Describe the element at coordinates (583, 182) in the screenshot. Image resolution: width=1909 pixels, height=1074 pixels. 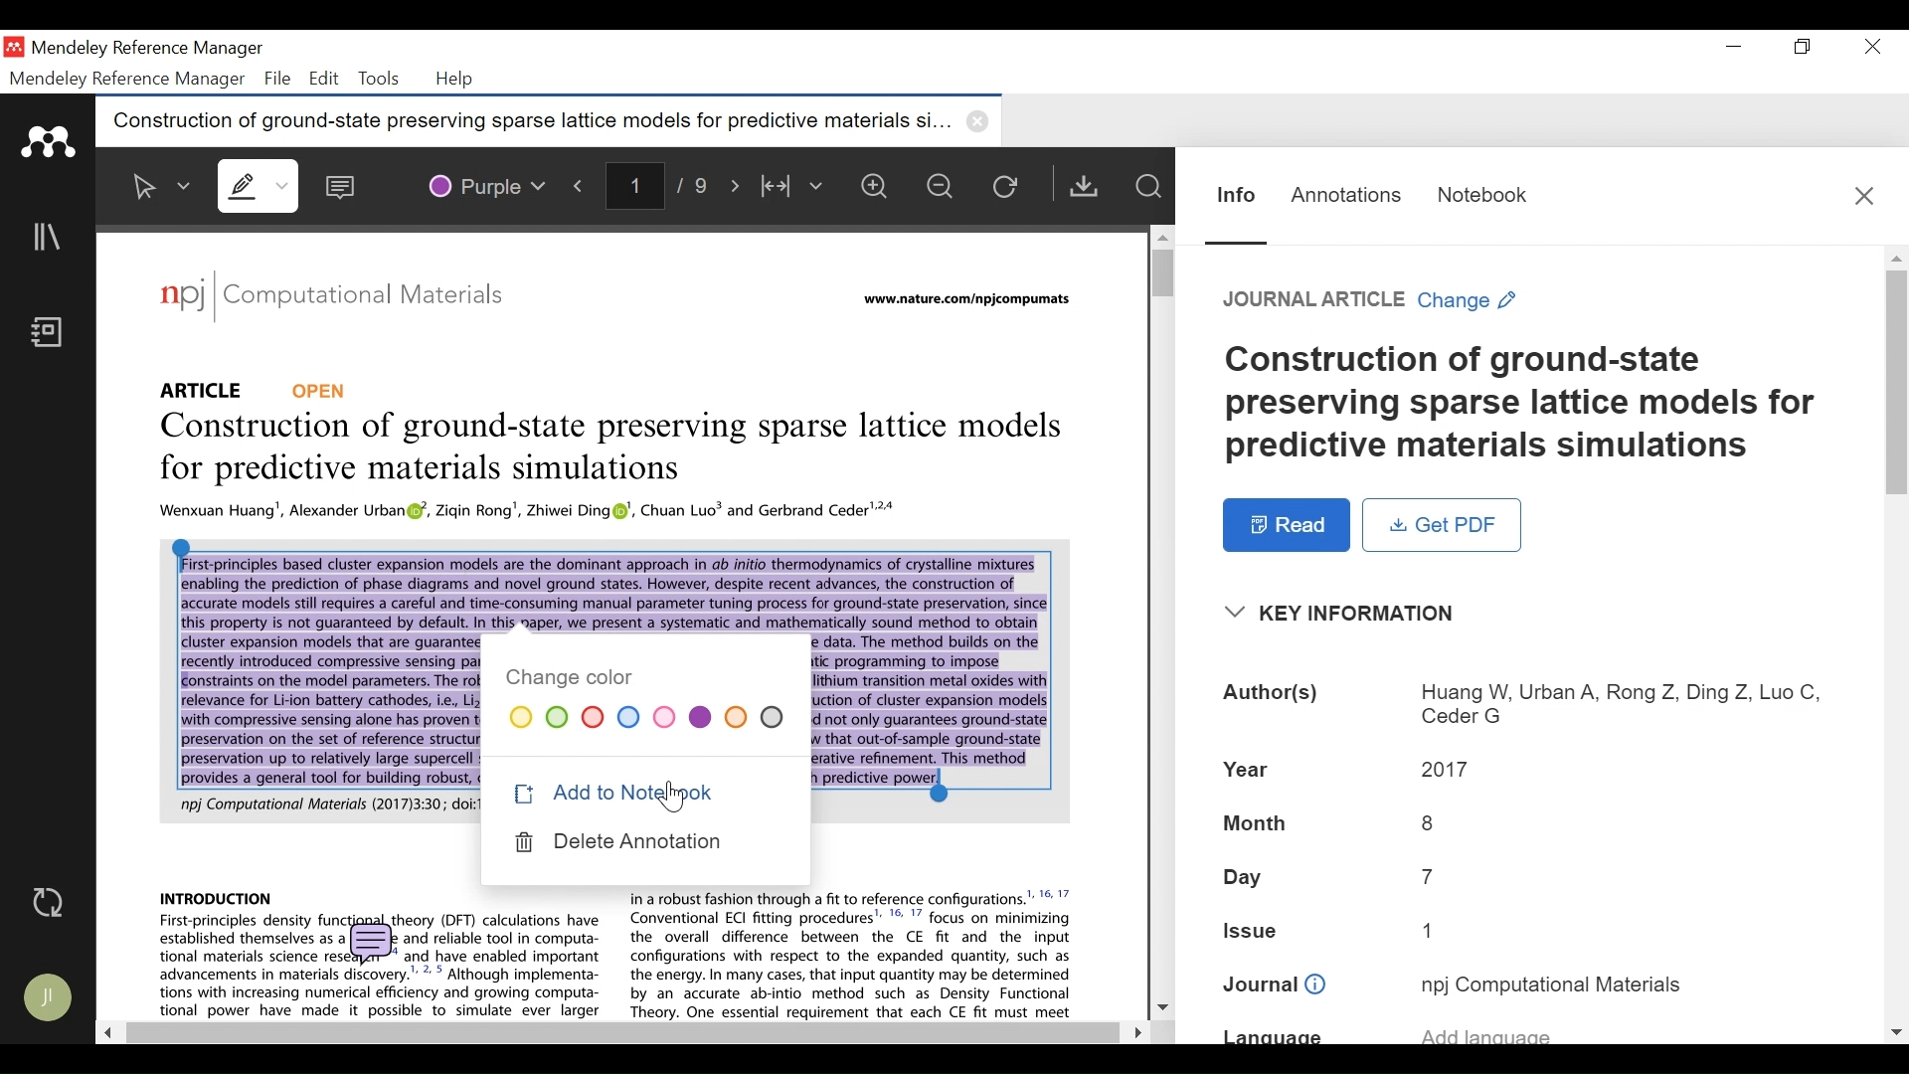
I see `Previous Page` at that location.